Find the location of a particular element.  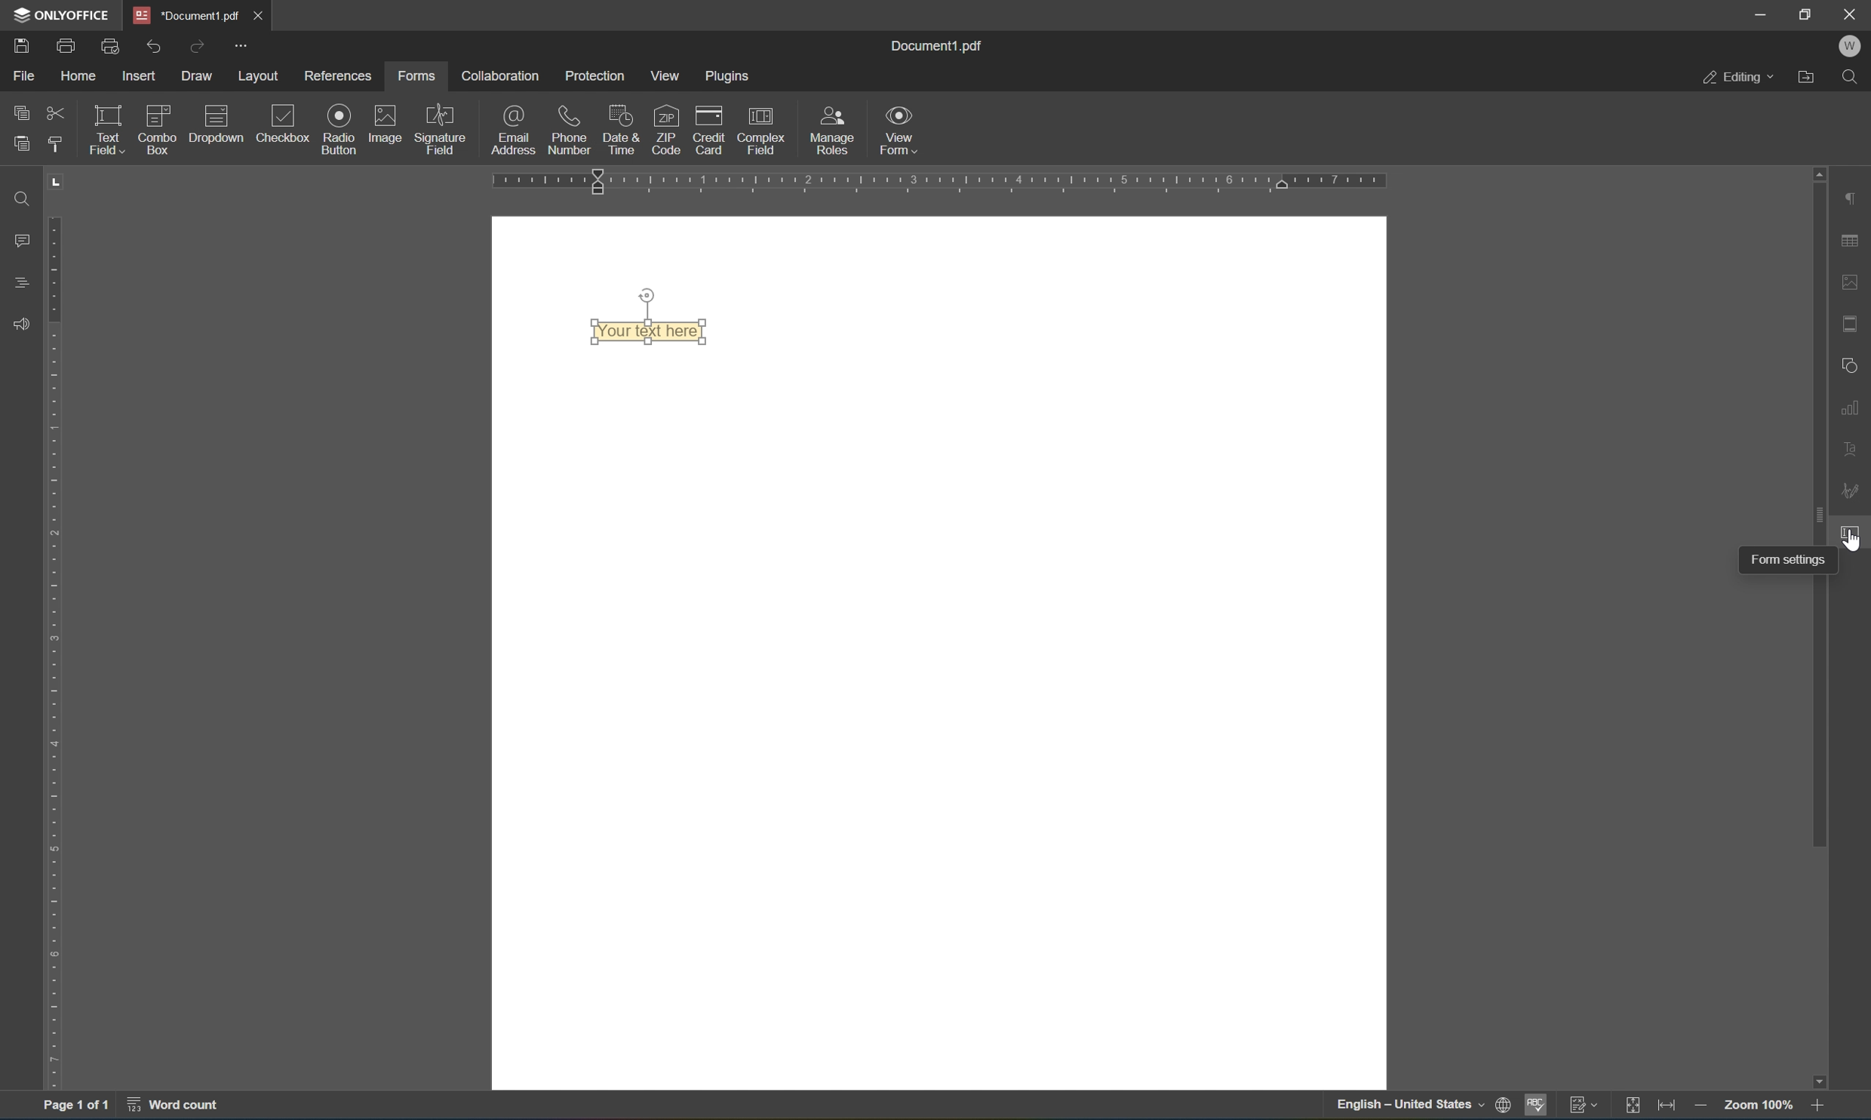

chart settings is located at coordinates (1854, 408).